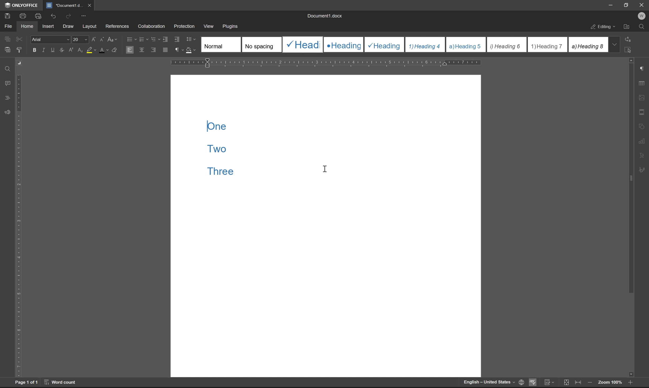 This screenshot has width=649, height=388. What do you see at coordinates (643, 170) in the screenshot?
I see `signature settings` at bounding box center [643, 170].